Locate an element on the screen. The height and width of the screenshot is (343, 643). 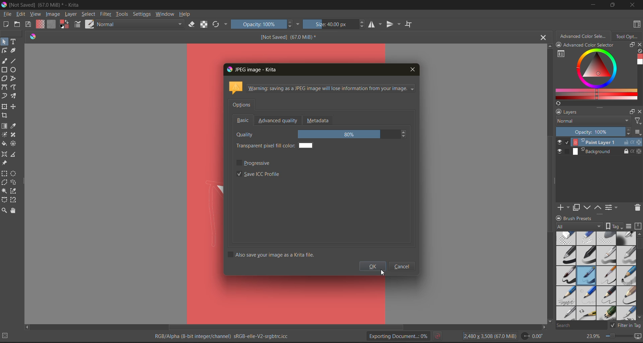
preserve alpha is located at coordinates (204, 24).